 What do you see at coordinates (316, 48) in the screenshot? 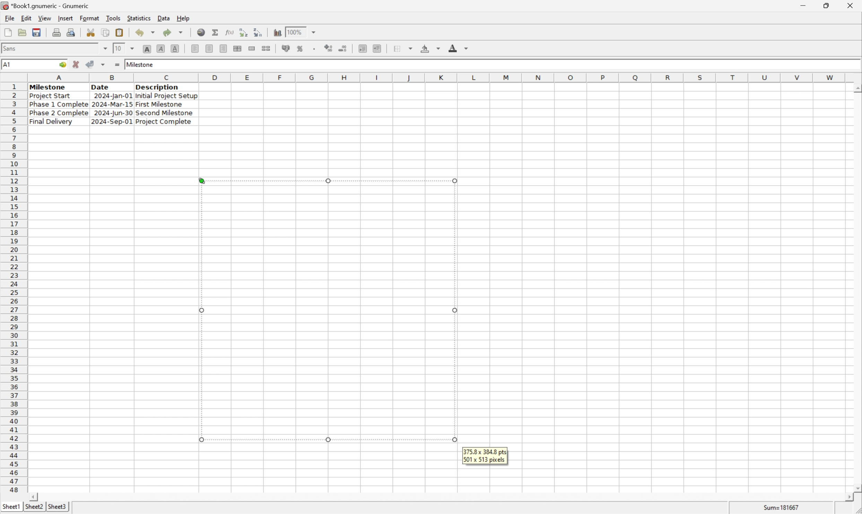
I see `Set the format of the selected cells to include a thousands separator` at bounding box center [316, 48].